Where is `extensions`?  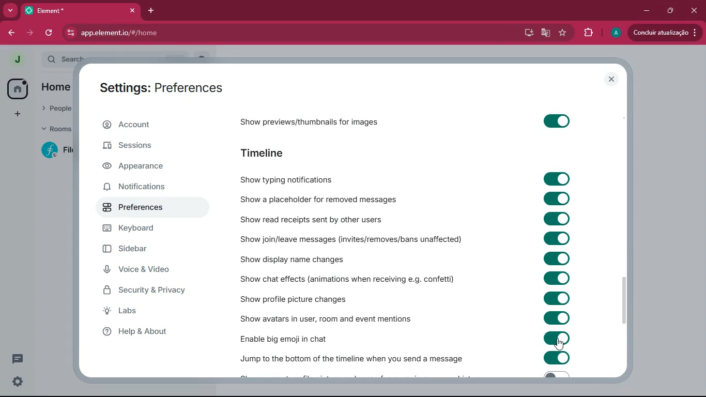 extensions is located at coordinates (588, 32).